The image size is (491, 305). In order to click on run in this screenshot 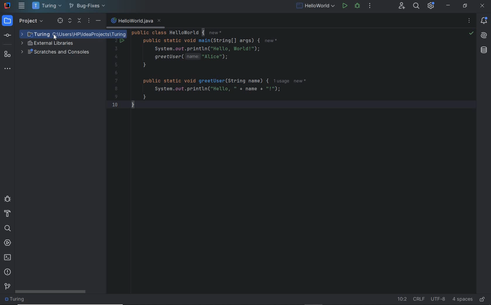, I will do `click(345, 5)`.